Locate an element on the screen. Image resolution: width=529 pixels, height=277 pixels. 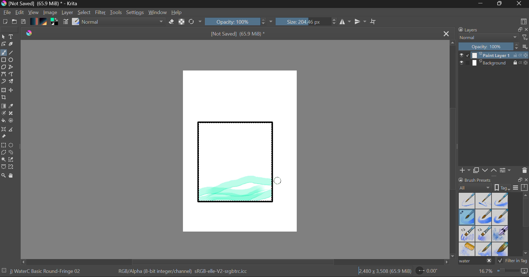
Brush presets docket is located at coordinates (493, 184).